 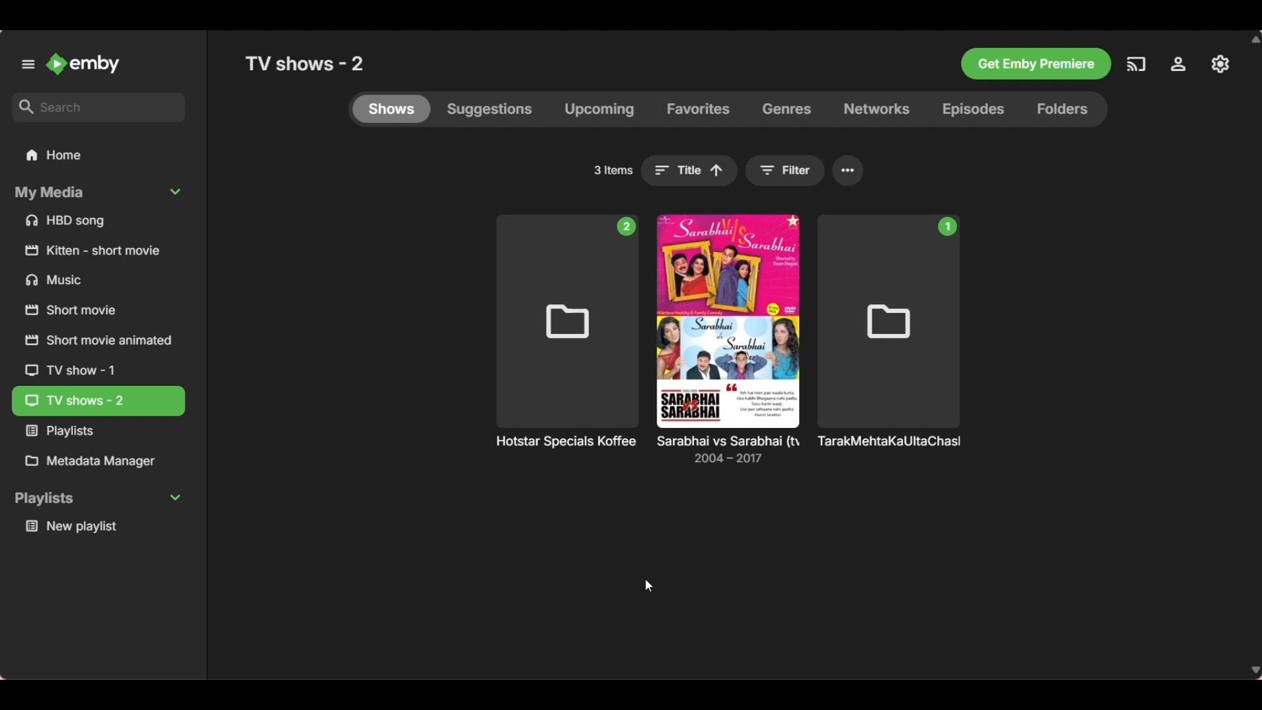 I want to click on Home folder, current selection highlighted, so click(x=98, y=156).